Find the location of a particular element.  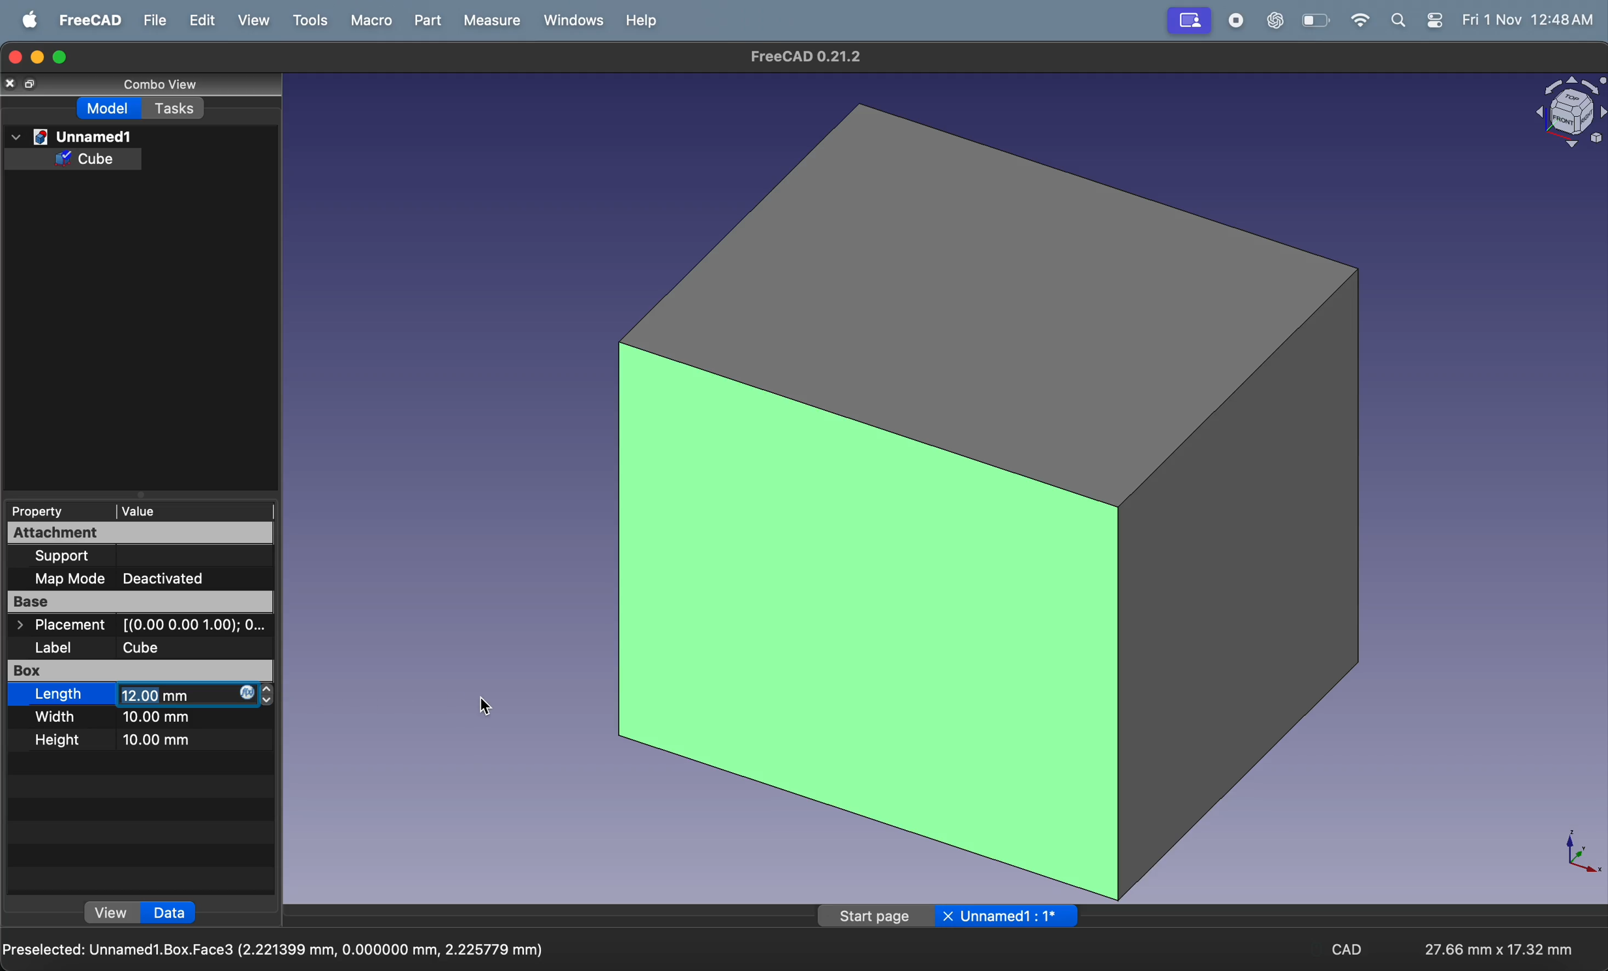

combo view is located at coordinates (164, 85).